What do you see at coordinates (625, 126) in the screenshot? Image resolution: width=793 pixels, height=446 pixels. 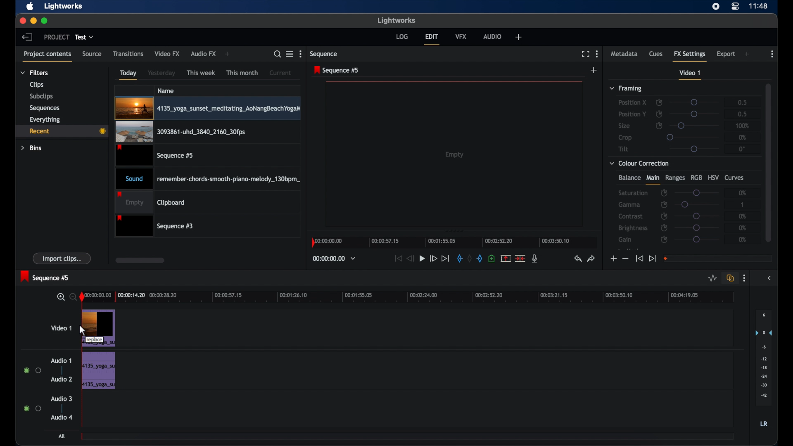 I see `size` at bounding box center [625, 126].